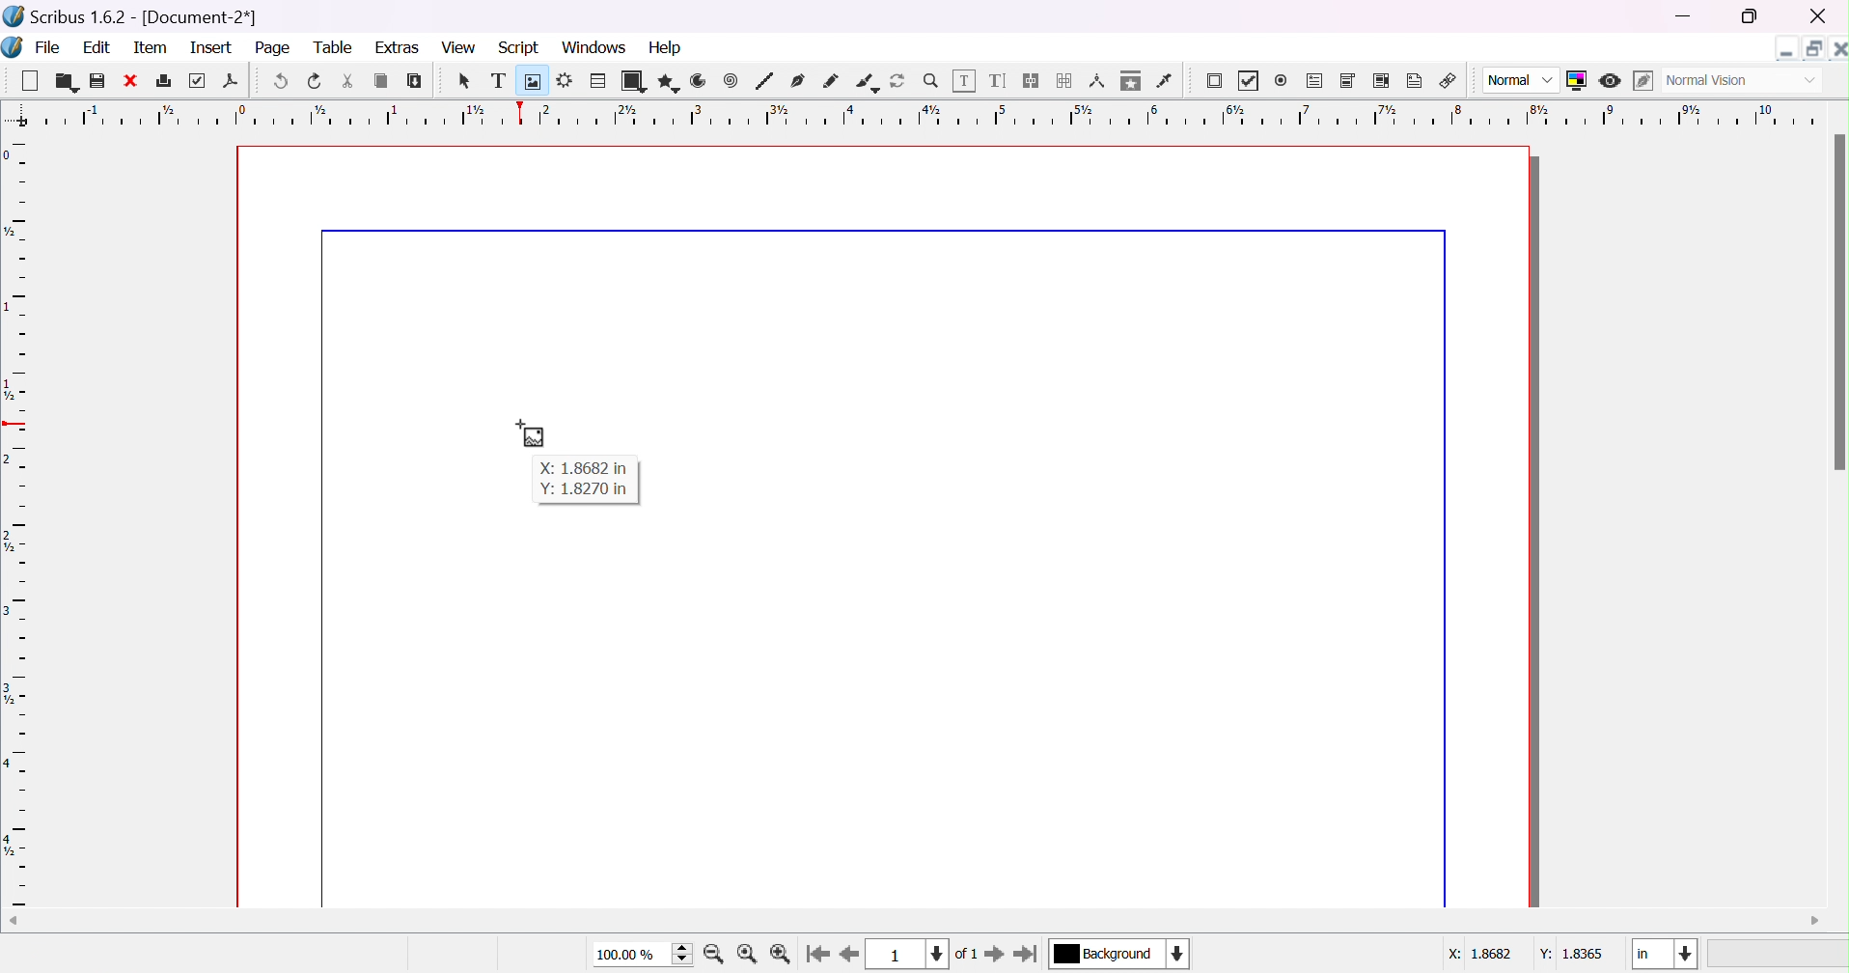 The height and width of the screenshot is (973, 1849). Describe the element at coordinates (764, 81) in the screenshot. I see `line` at that location.